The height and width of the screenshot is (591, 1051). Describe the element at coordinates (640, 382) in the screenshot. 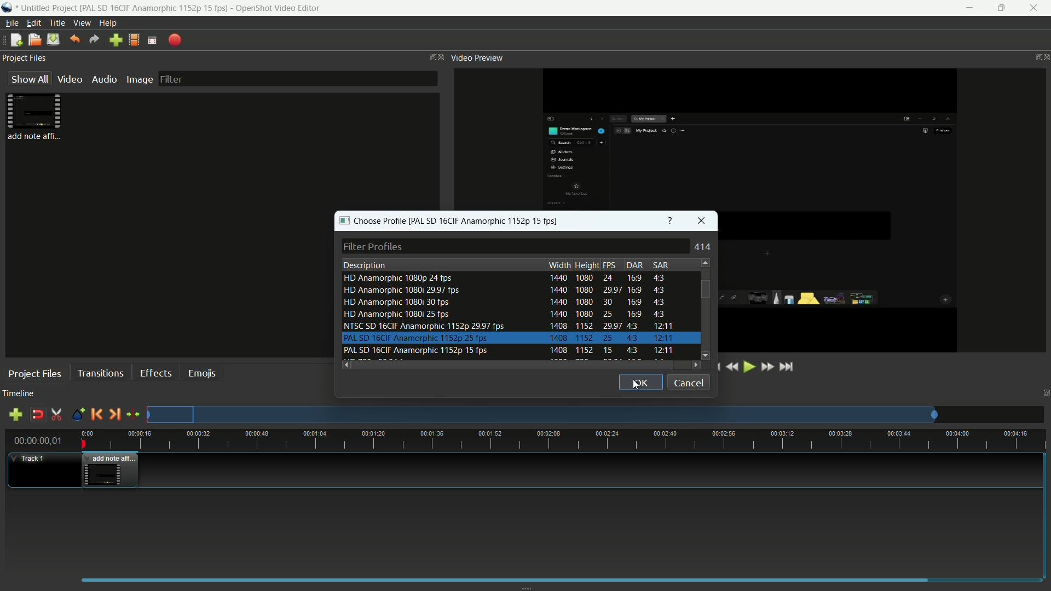

I see `ok` at that location.